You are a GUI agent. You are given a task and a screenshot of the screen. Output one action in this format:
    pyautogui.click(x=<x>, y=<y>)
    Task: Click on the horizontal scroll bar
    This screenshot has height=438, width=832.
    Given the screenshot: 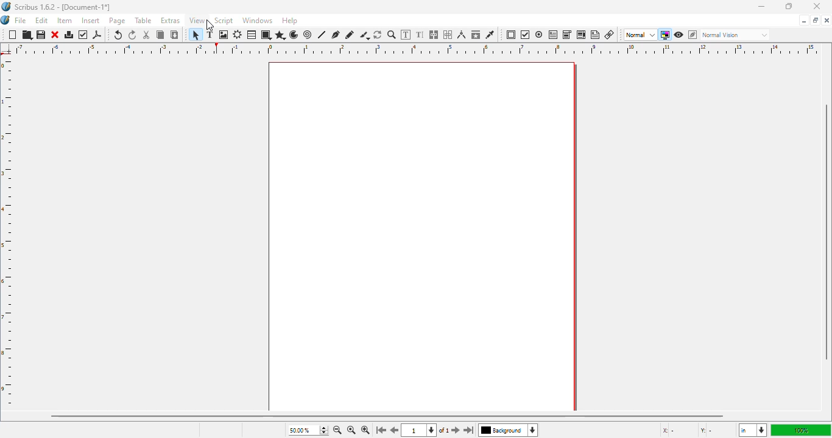 What is the action you would take?
    pyautogui.click(x=387, y=415)
    